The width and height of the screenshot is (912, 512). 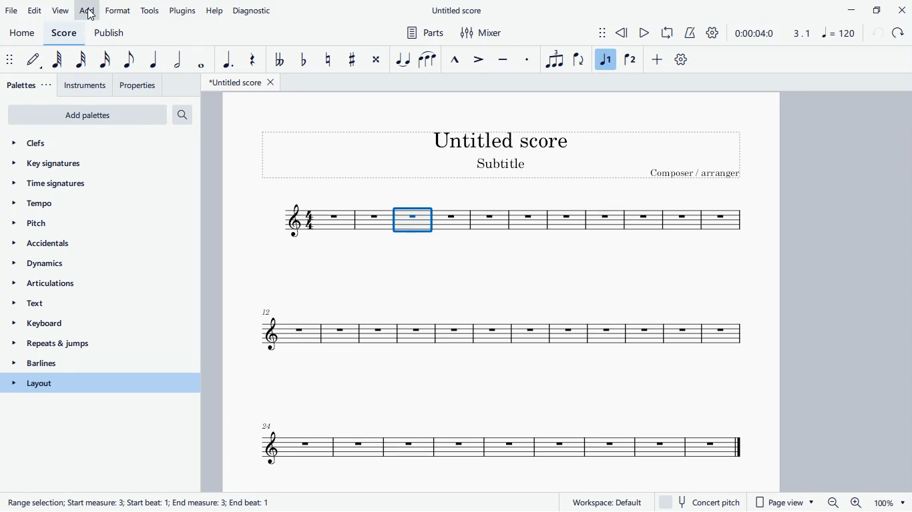 I want to click on score, so click(x=66, y=33).